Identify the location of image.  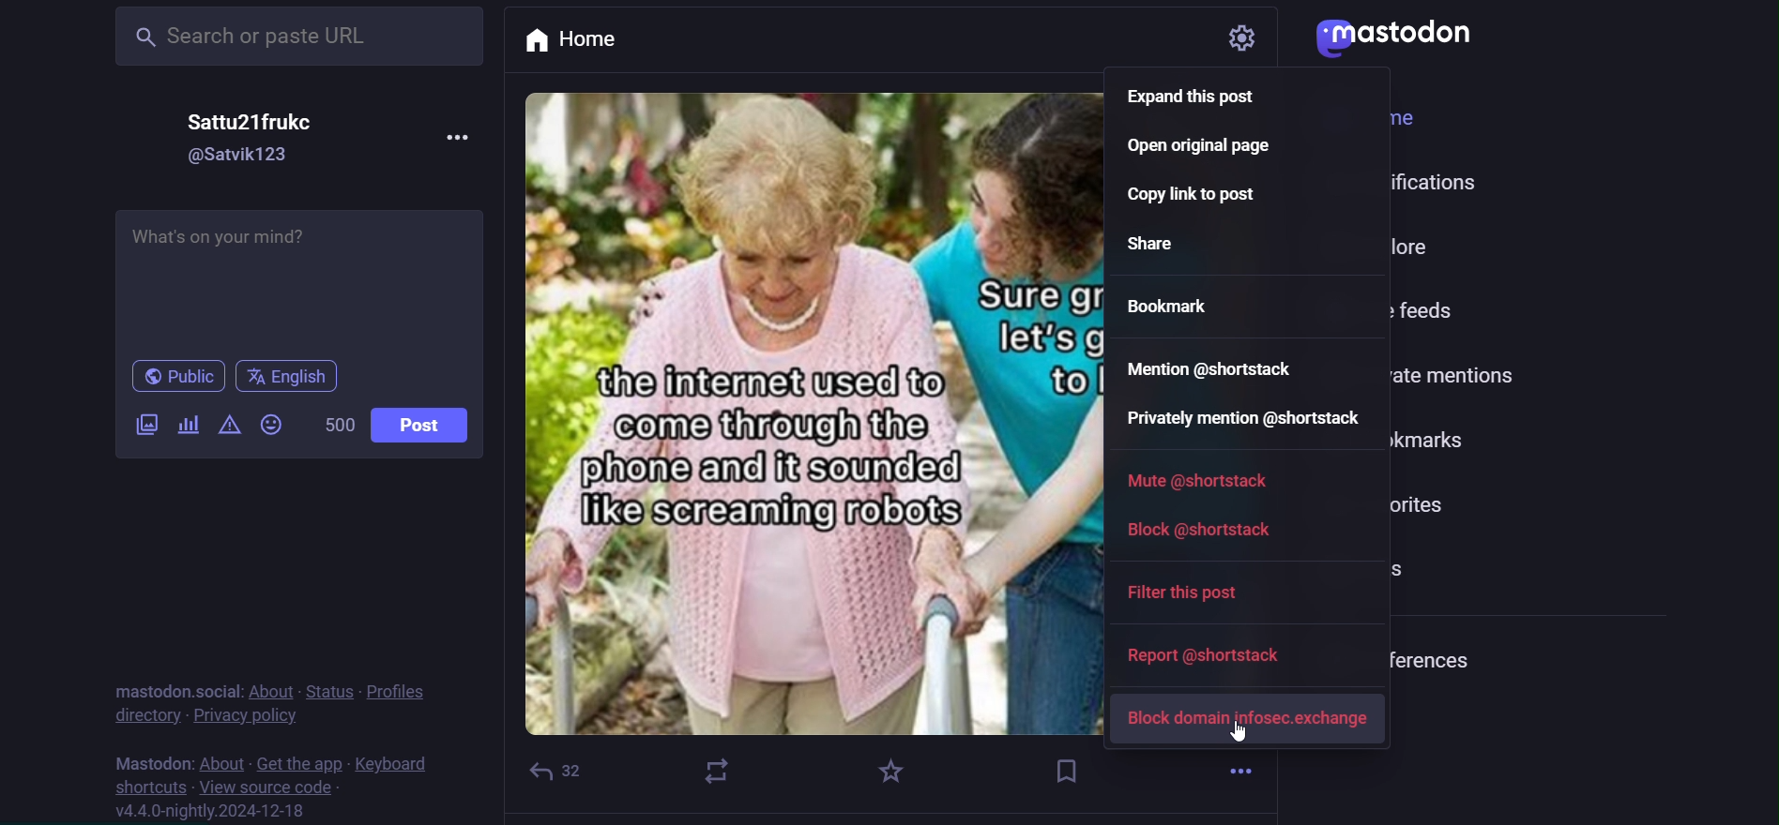
(824, 410).